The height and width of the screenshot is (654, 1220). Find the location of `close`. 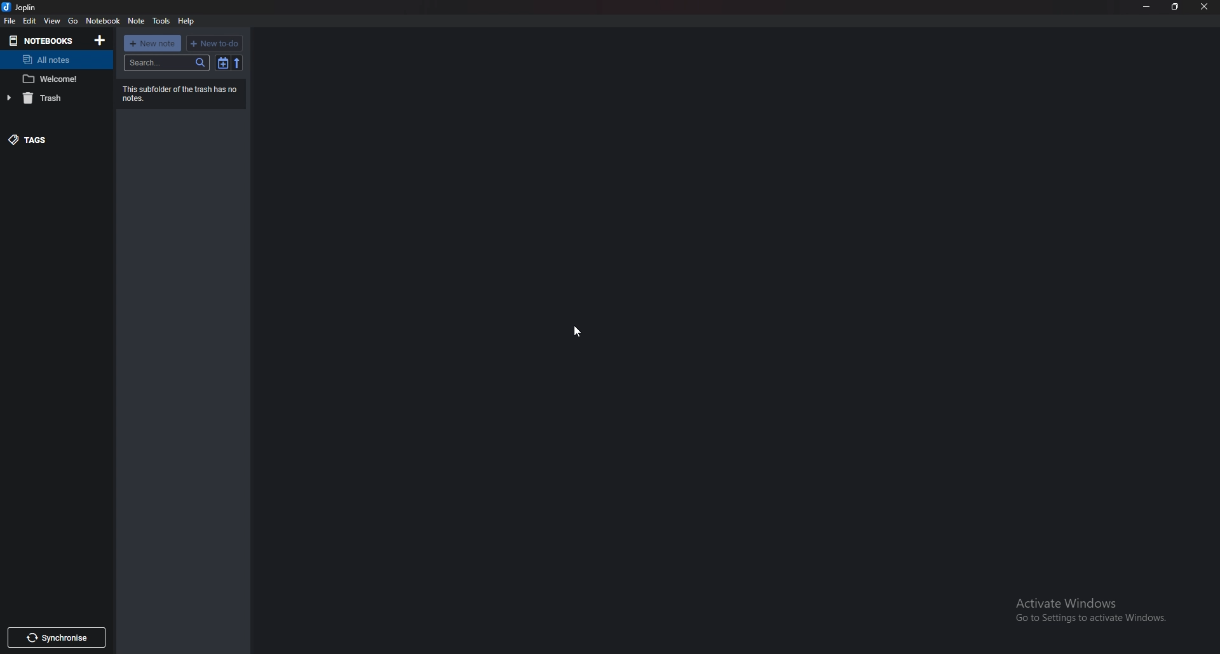

close is located at coordinates (1205, 6).